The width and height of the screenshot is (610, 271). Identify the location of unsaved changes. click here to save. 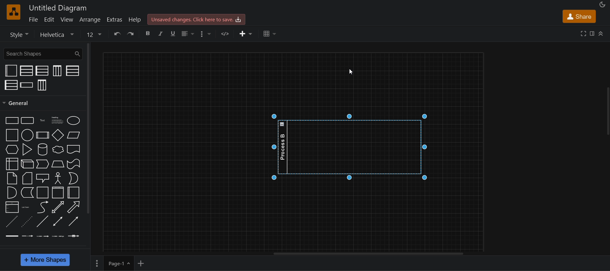
(199, 19).